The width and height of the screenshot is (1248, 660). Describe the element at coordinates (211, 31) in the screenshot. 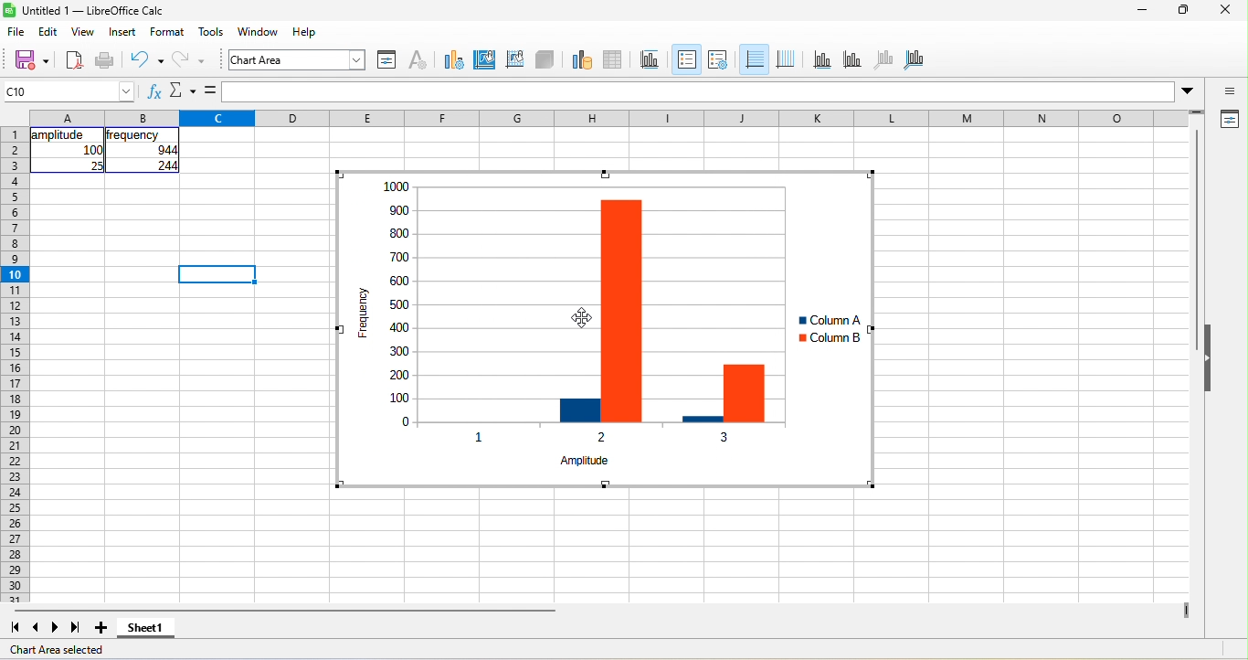

I see `tools` at that location.